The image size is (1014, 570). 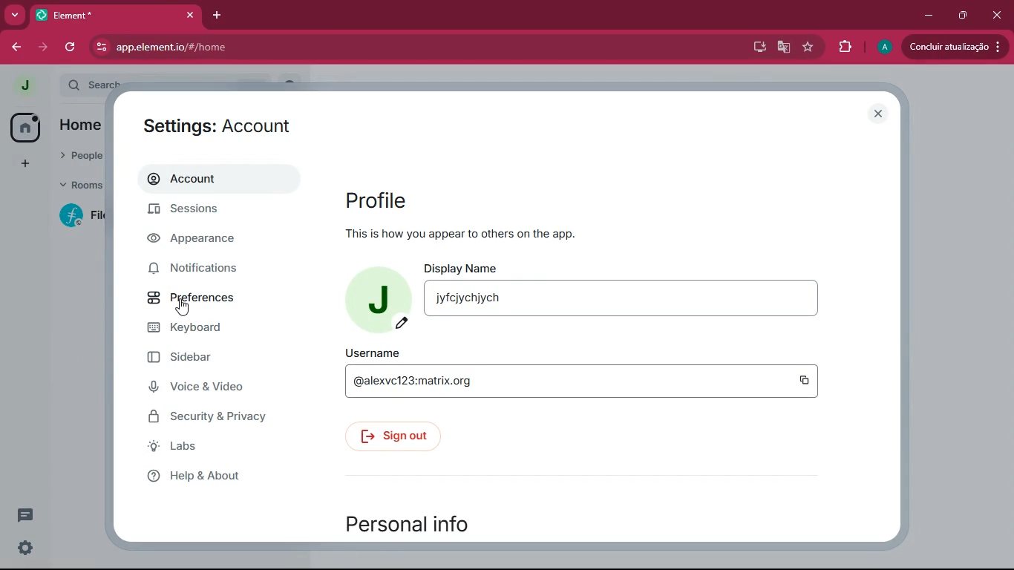 I want to click on settings, so click(x=24, y=548).